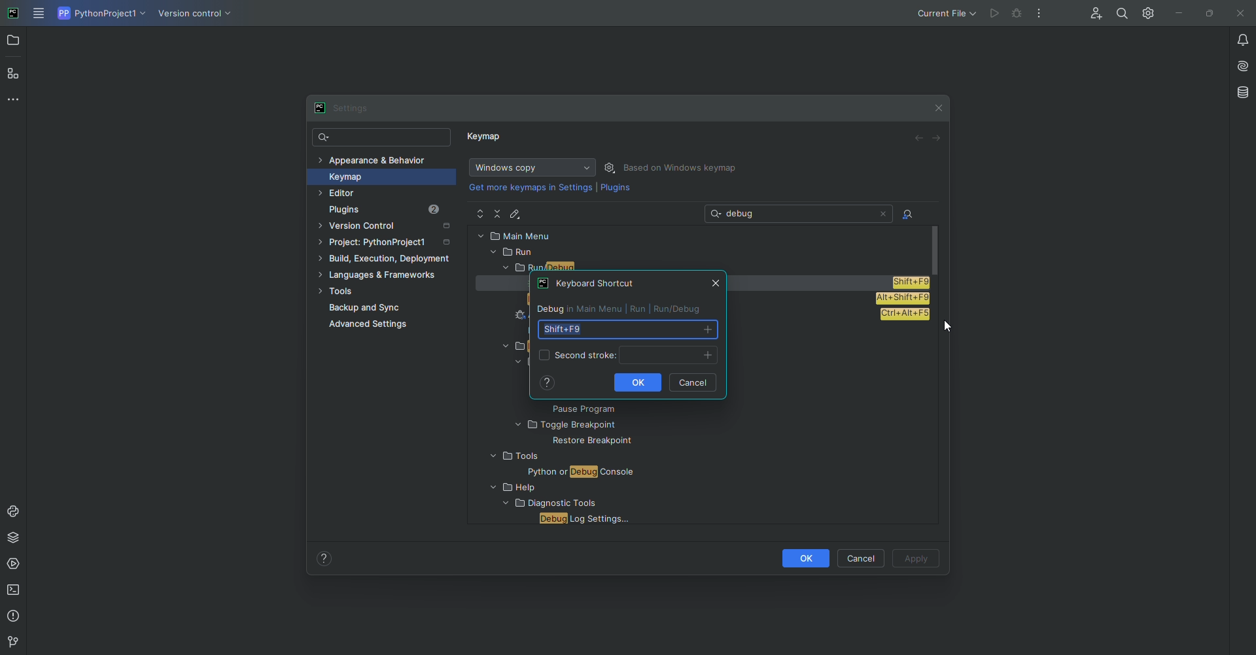 This screenshot has width=1256, height=655. Describe the element at coordinates (625, 354) in the screenshot. I see `Second stroke` at that location.